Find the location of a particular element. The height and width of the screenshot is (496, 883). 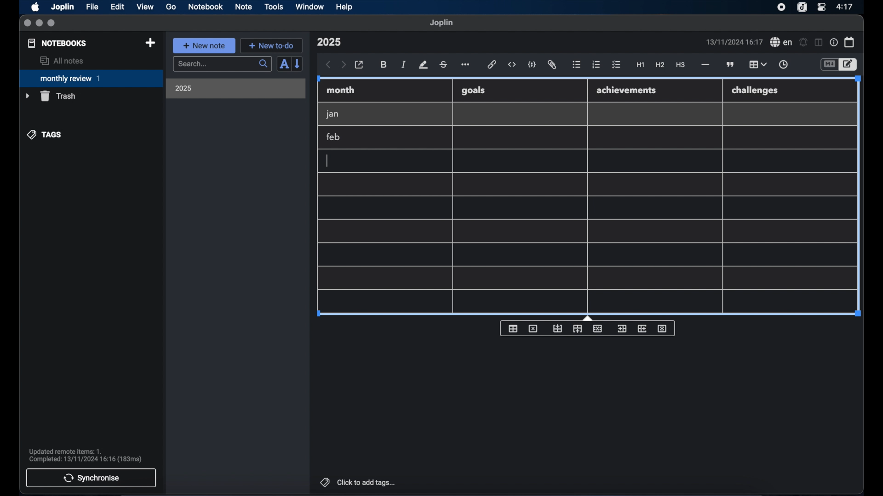

maximize is located at coordinates (52, 23).